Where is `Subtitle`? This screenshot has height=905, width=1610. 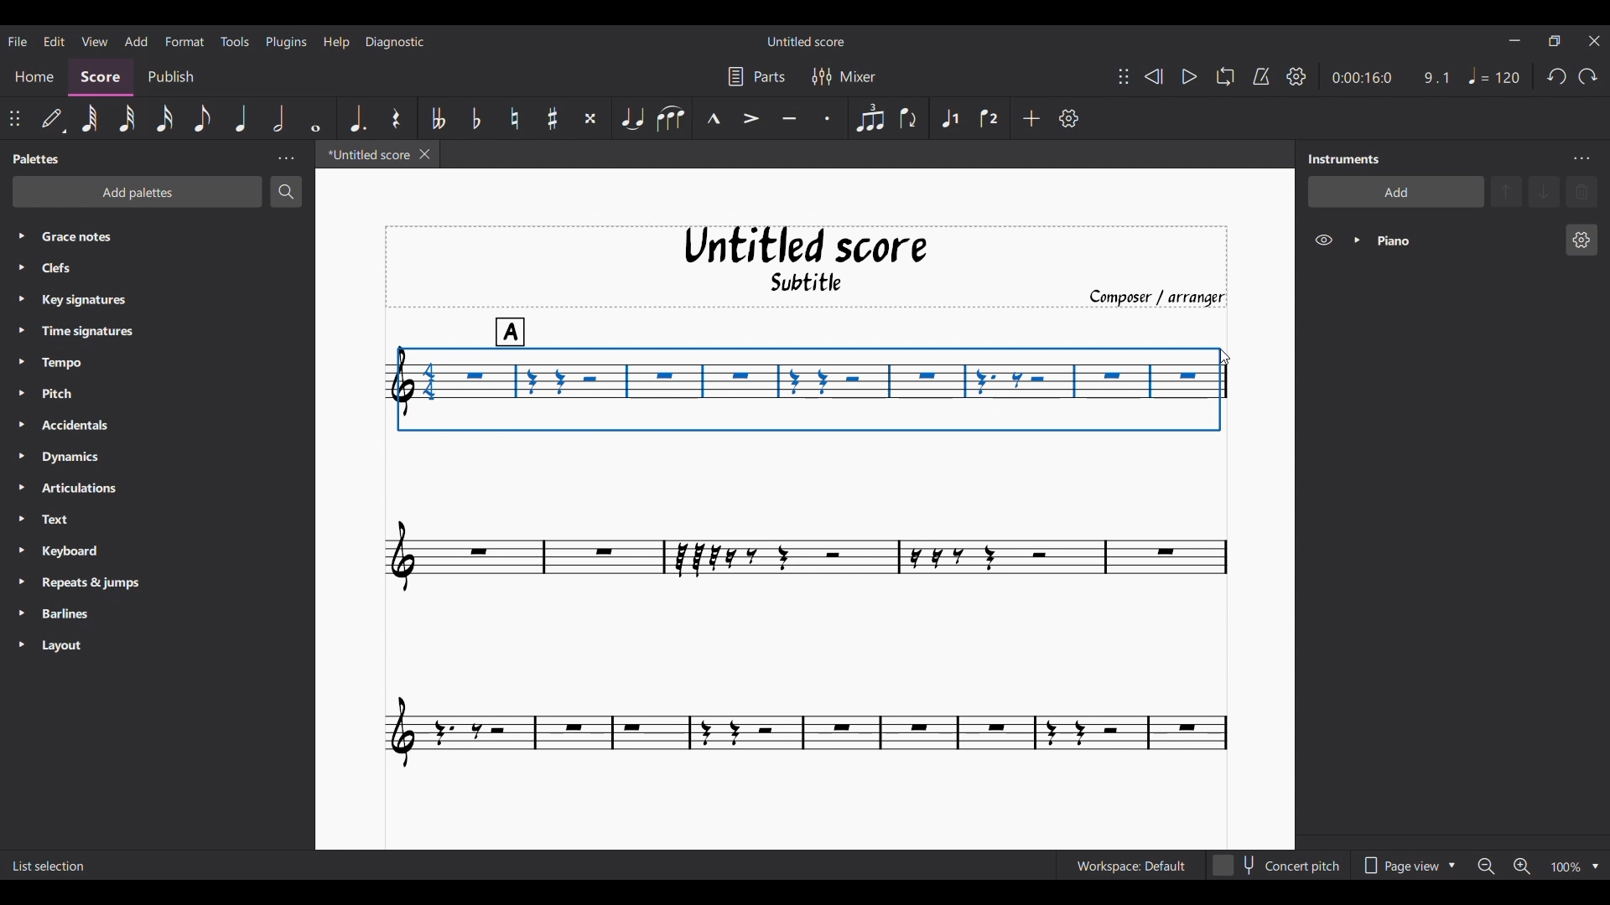 Subtitle is located at coordinates (823, 282).